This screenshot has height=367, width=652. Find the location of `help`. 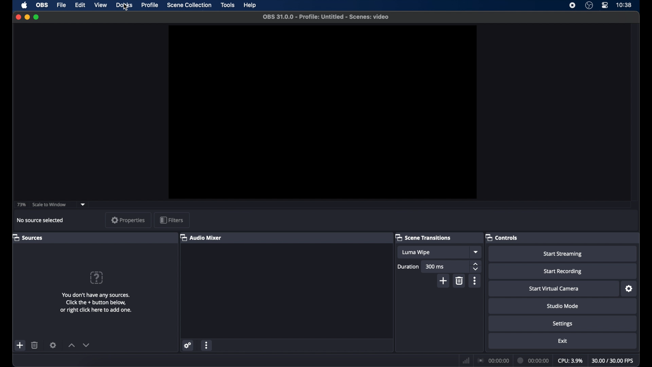

help is located at coordinates (97, 278).